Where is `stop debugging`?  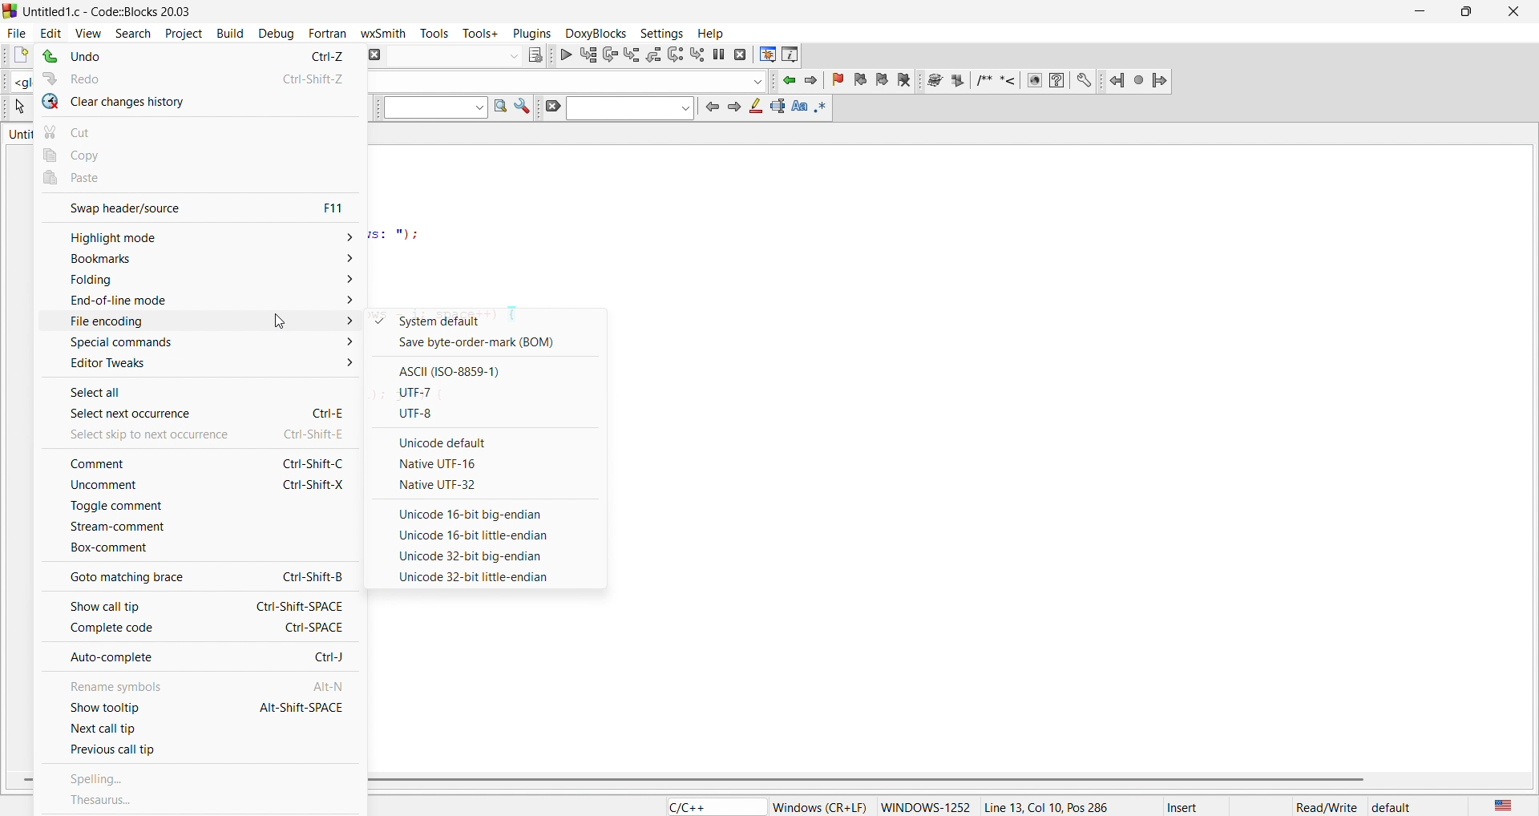
stop debugging is located at coordinates (740, 54).